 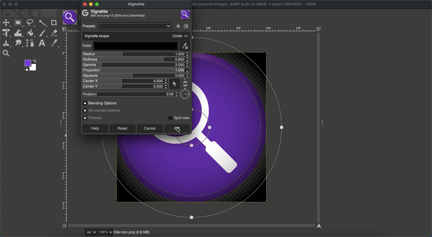 I want to click on Crop, so click(x=53, y=23).